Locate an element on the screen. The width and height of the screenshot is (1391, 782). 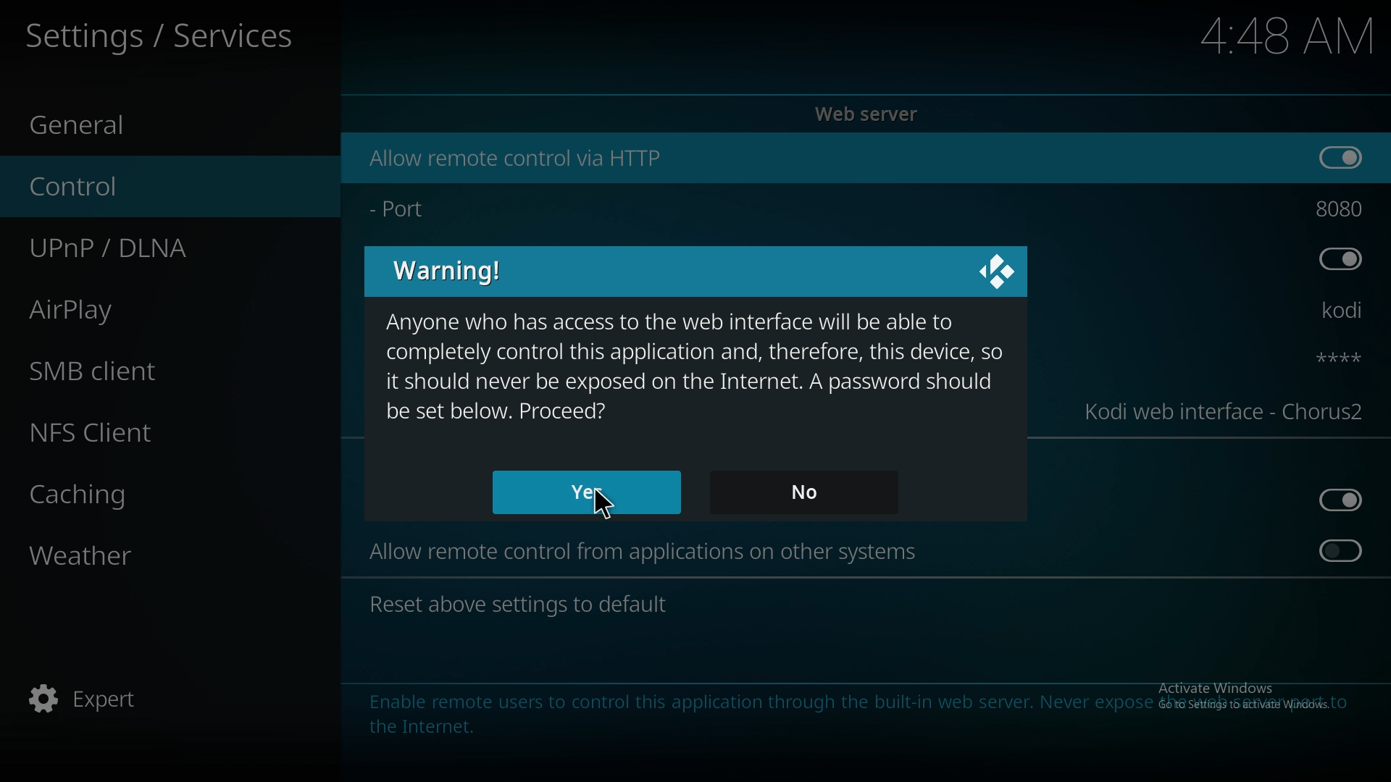
nfs client is located at coordinates (116, 428).